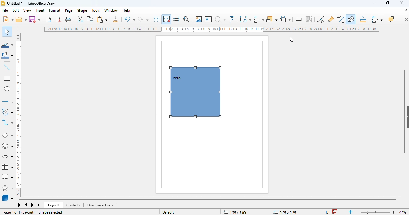 The height and width of the screenshot is (215, 409). What do you see at coordinates (7, 67) in the screenshot?
I see `insert line` at bounding box center [7, 67].